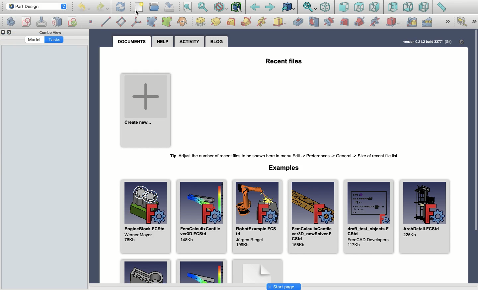 This screenshot has height=290, width=478. I want to click on Part design - Workbench, so click(36, 6).